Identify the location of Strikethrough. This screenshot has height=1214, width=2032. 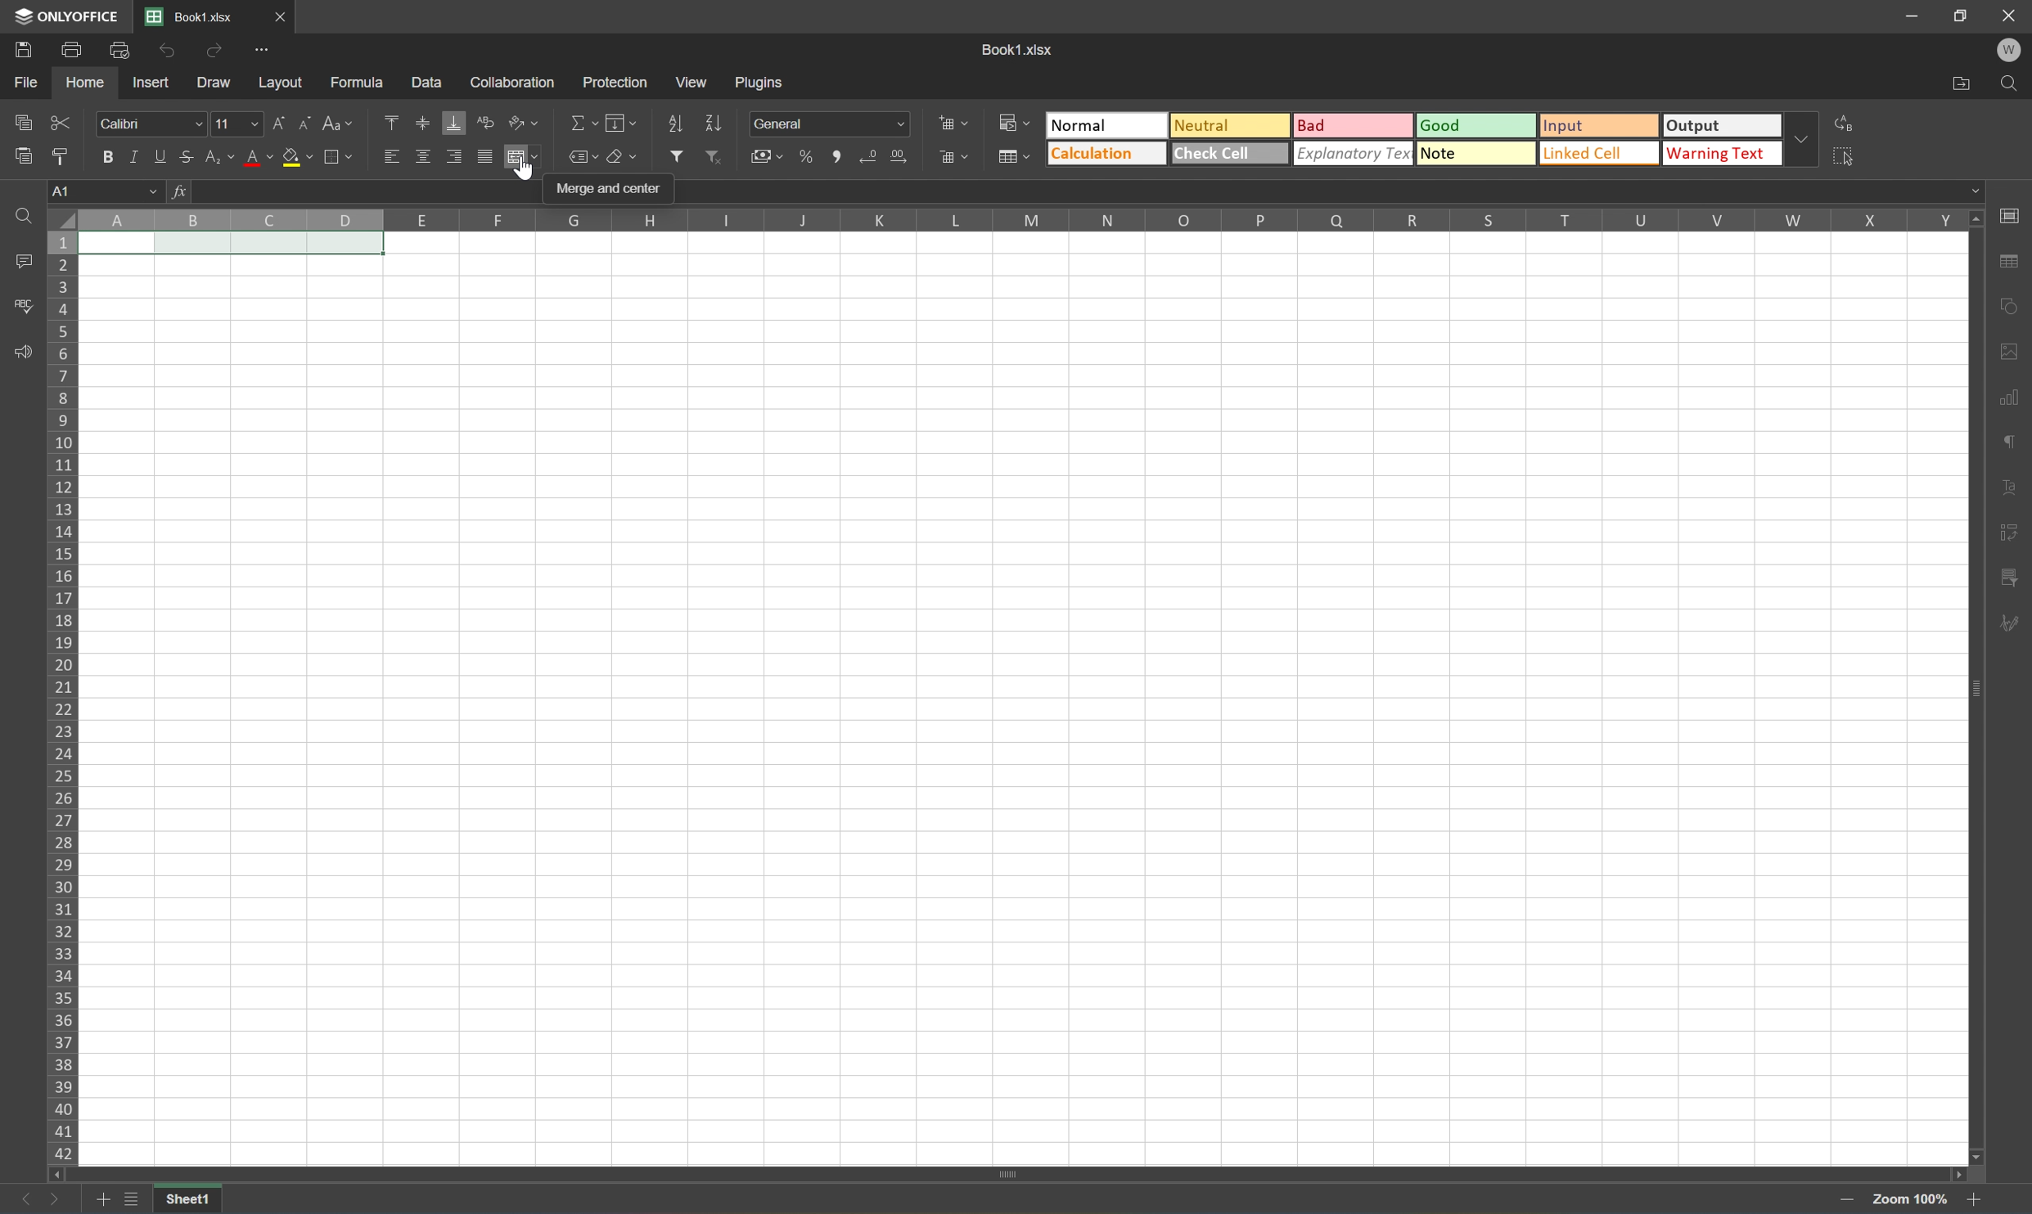
(191, 157).